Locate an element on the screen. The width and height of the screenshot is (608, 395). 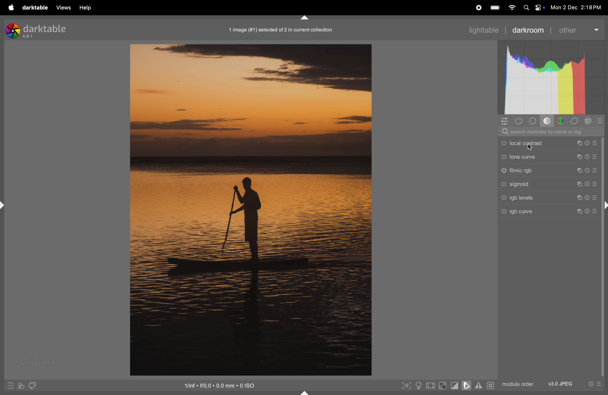
Darktable is located at coordinates (39, 30).